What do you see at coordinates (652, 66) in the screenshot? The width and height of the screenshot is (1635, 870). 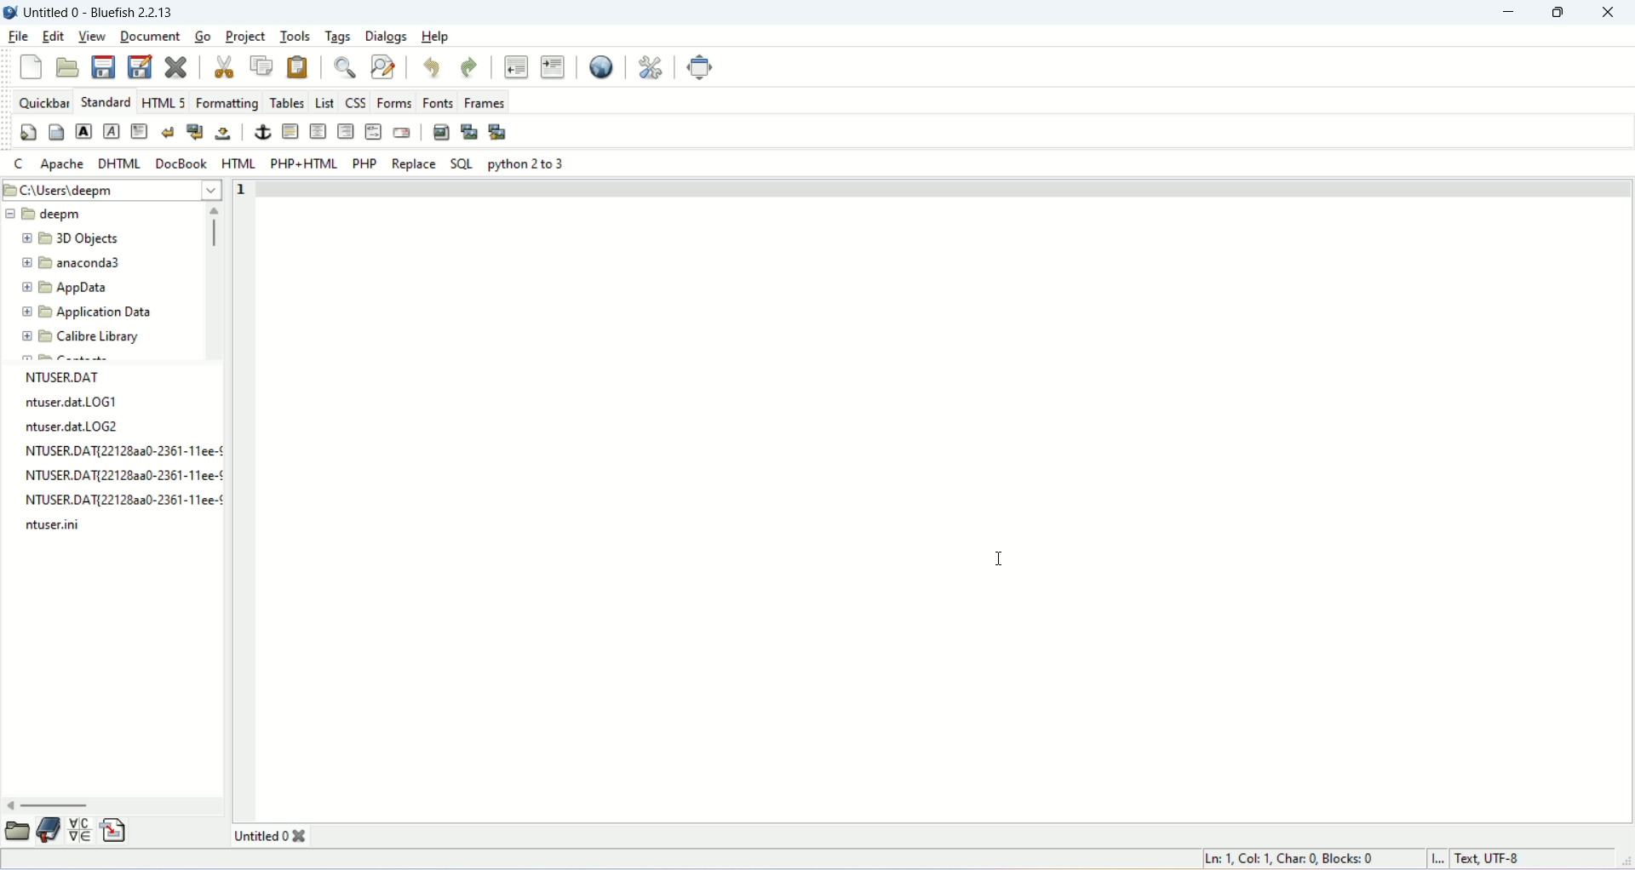 I see `edit preferences` at bounding box center [652, 66].